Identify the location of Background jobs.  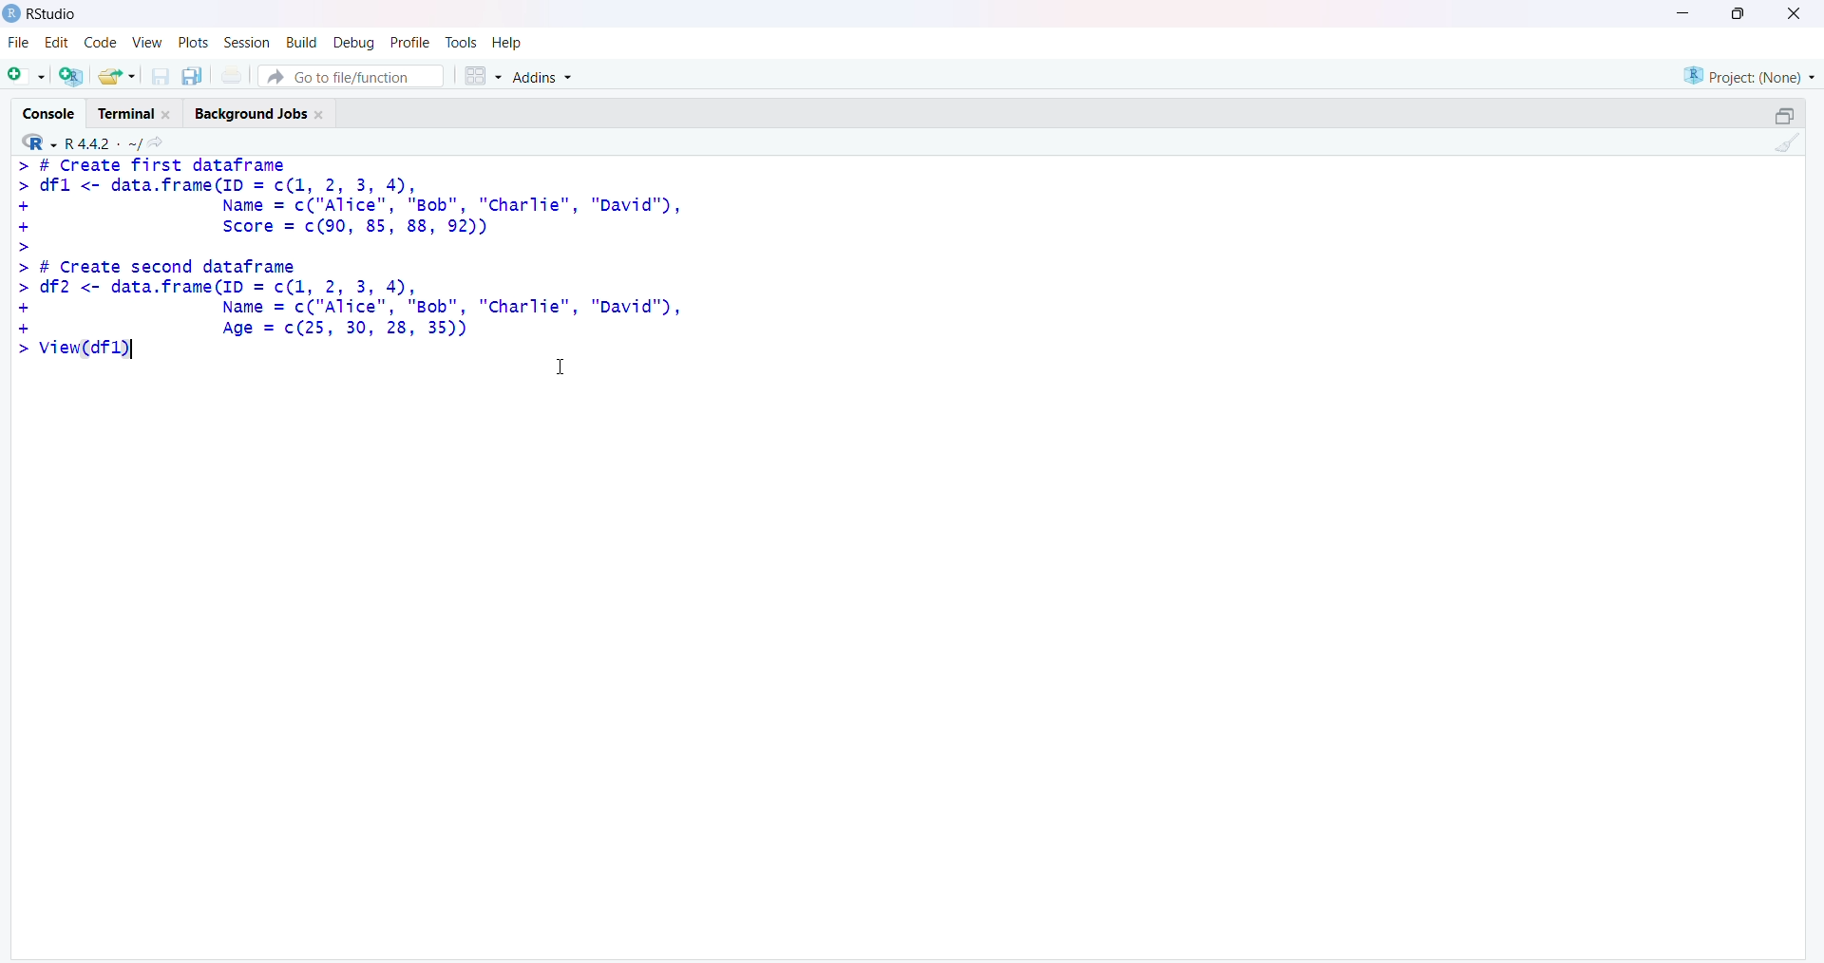
(251, 115).